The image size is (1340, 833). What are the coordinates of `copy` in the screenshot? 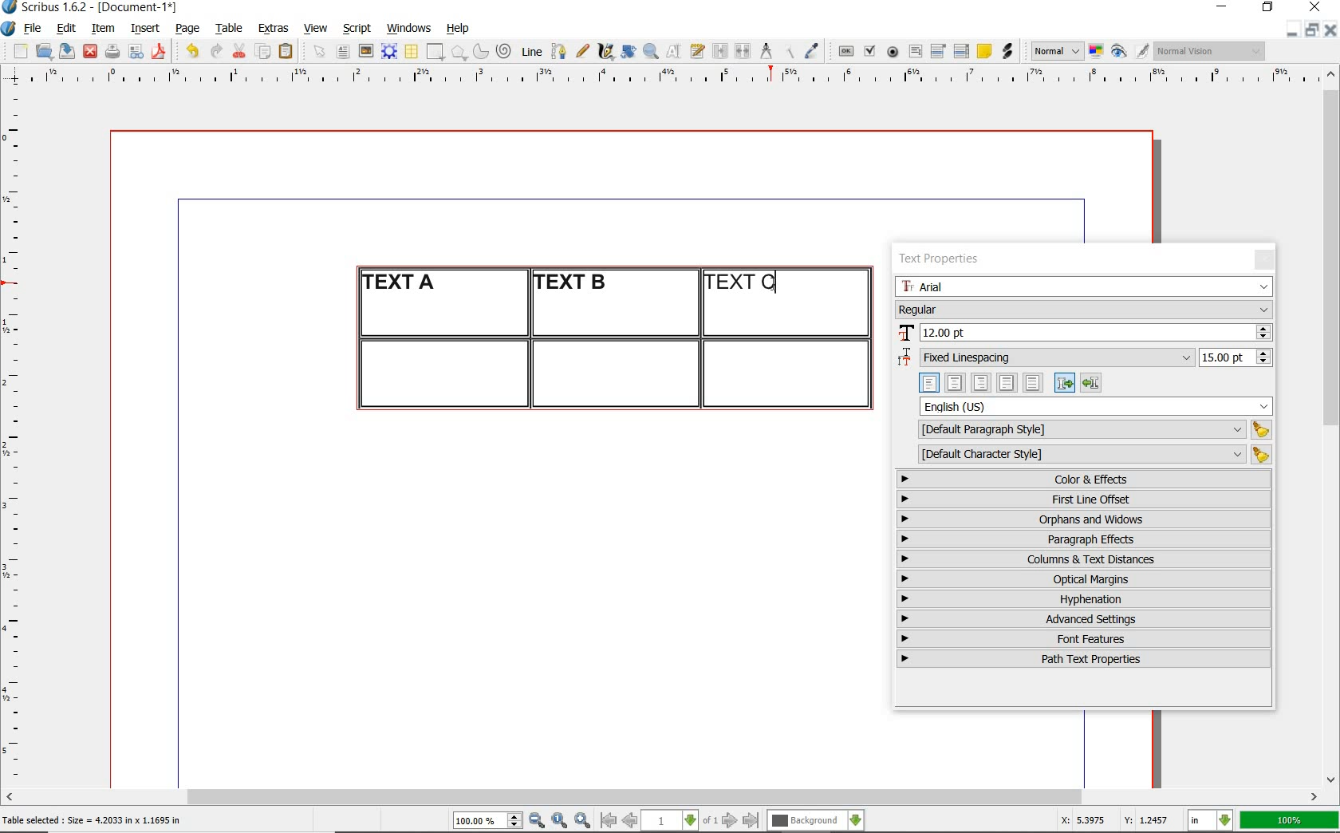 It's located at (264, 53).